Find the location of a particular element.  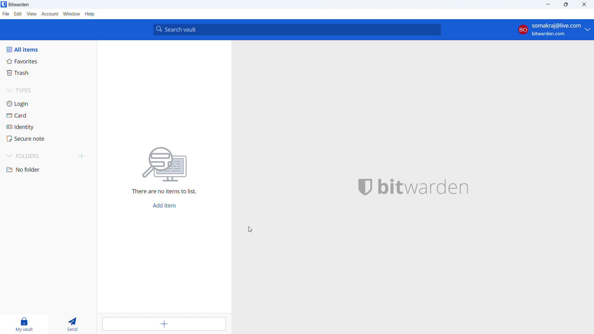

types is located at coordinates (47, 90).